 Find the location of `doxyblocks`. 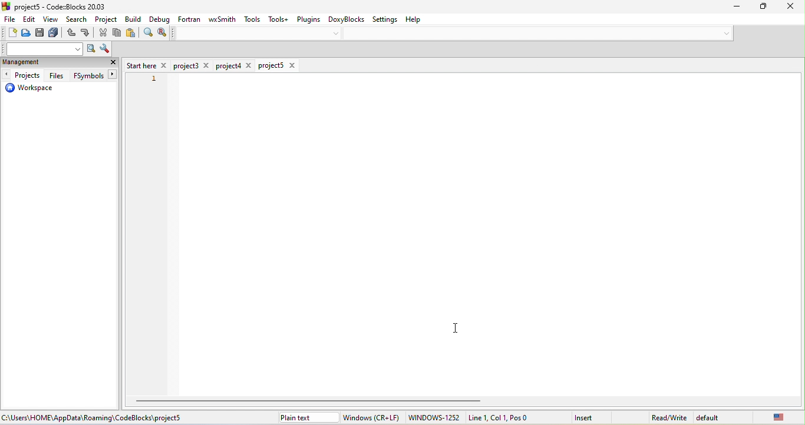

doxyblocks is located at coordinates (347, 18).